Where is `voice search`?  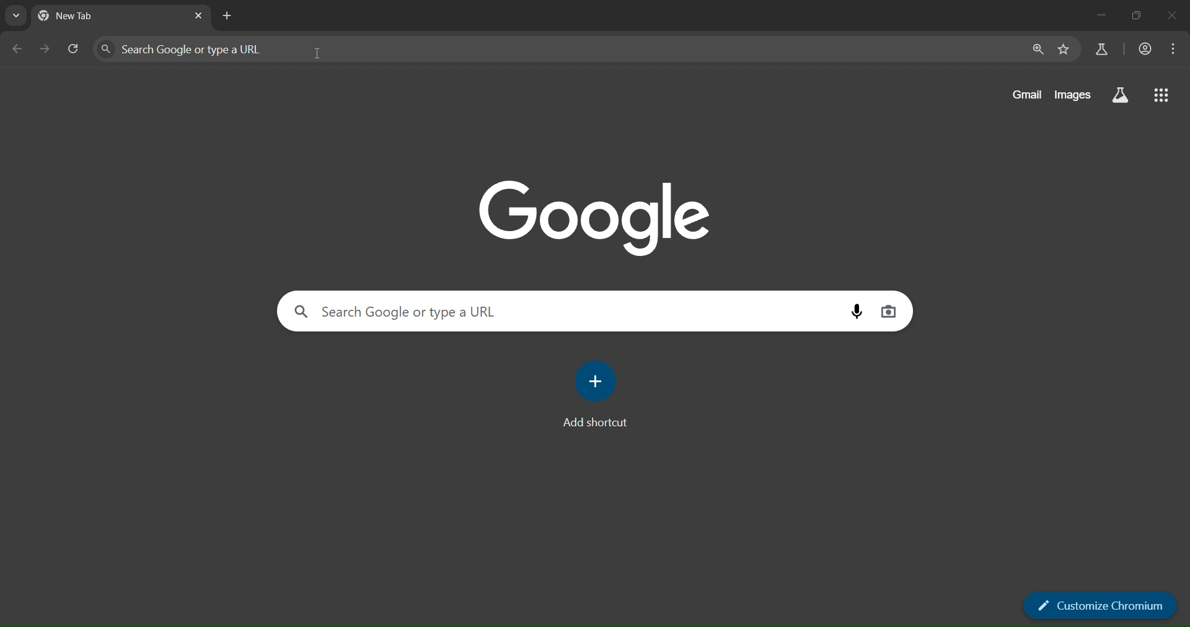 voice search is located at coordinates (855, 311).